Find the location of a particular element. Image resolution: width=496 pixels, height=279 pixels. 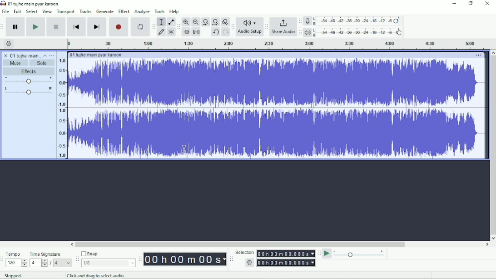

Zoom In is located at coordinates (185, 21).